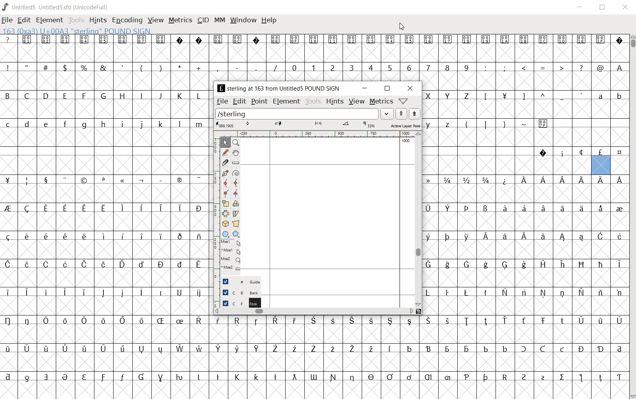 This screenshot has height=399, width=636. Describe the element at coordinates (600, 265) in the screenshot. I see `Symbol` at that location.